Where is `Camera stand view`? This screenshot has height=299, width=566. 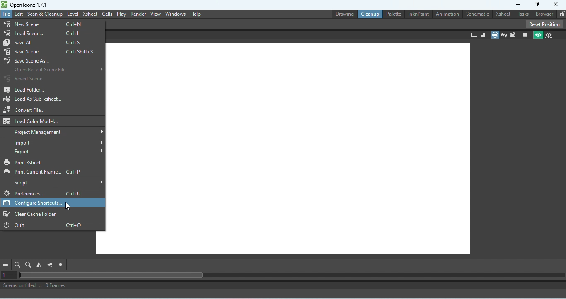 Camera stand view is located at coordinates (494, 34).